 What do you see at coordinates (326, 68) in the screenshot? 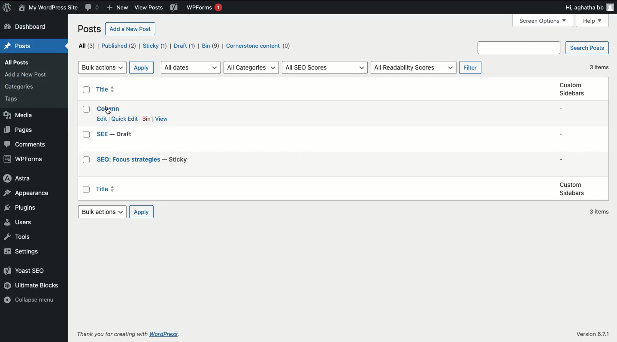
I see `All SEO scores` at bounding box center [326, 68].